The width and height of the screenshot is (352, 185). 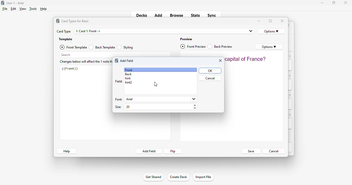 What do you see at coordinates (129, 82) in the screenshot?
I see `hint2` at bounding box center [129, 82].